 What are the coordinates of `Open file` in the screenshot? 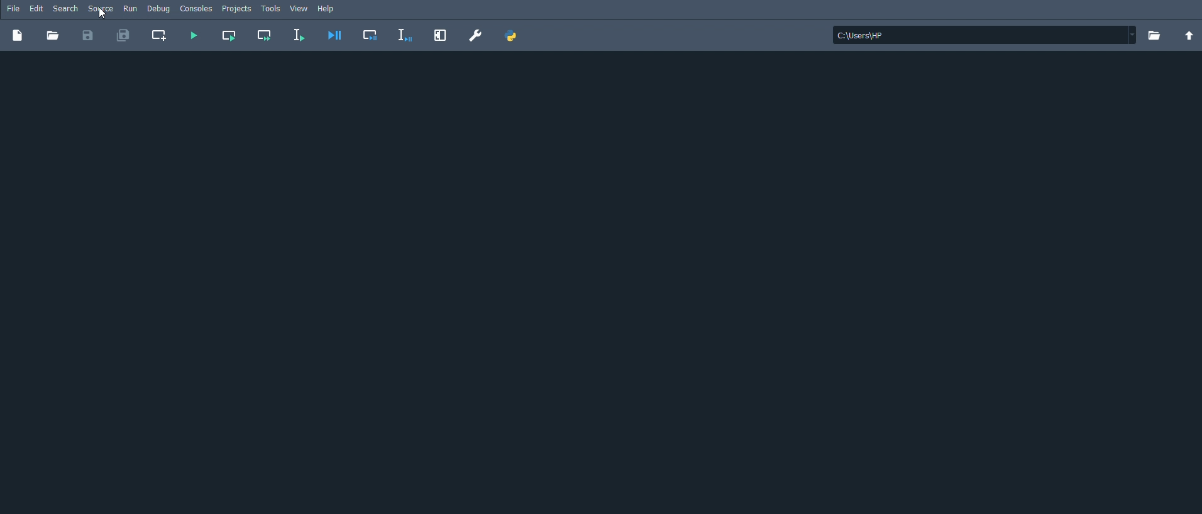 It's located at (54, 37).